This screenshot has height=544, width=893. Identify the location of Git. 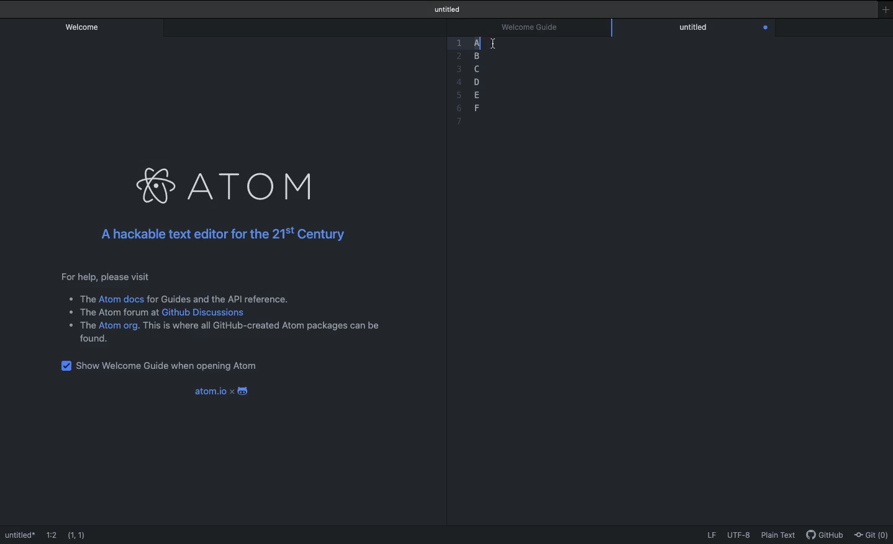
(873, 535).